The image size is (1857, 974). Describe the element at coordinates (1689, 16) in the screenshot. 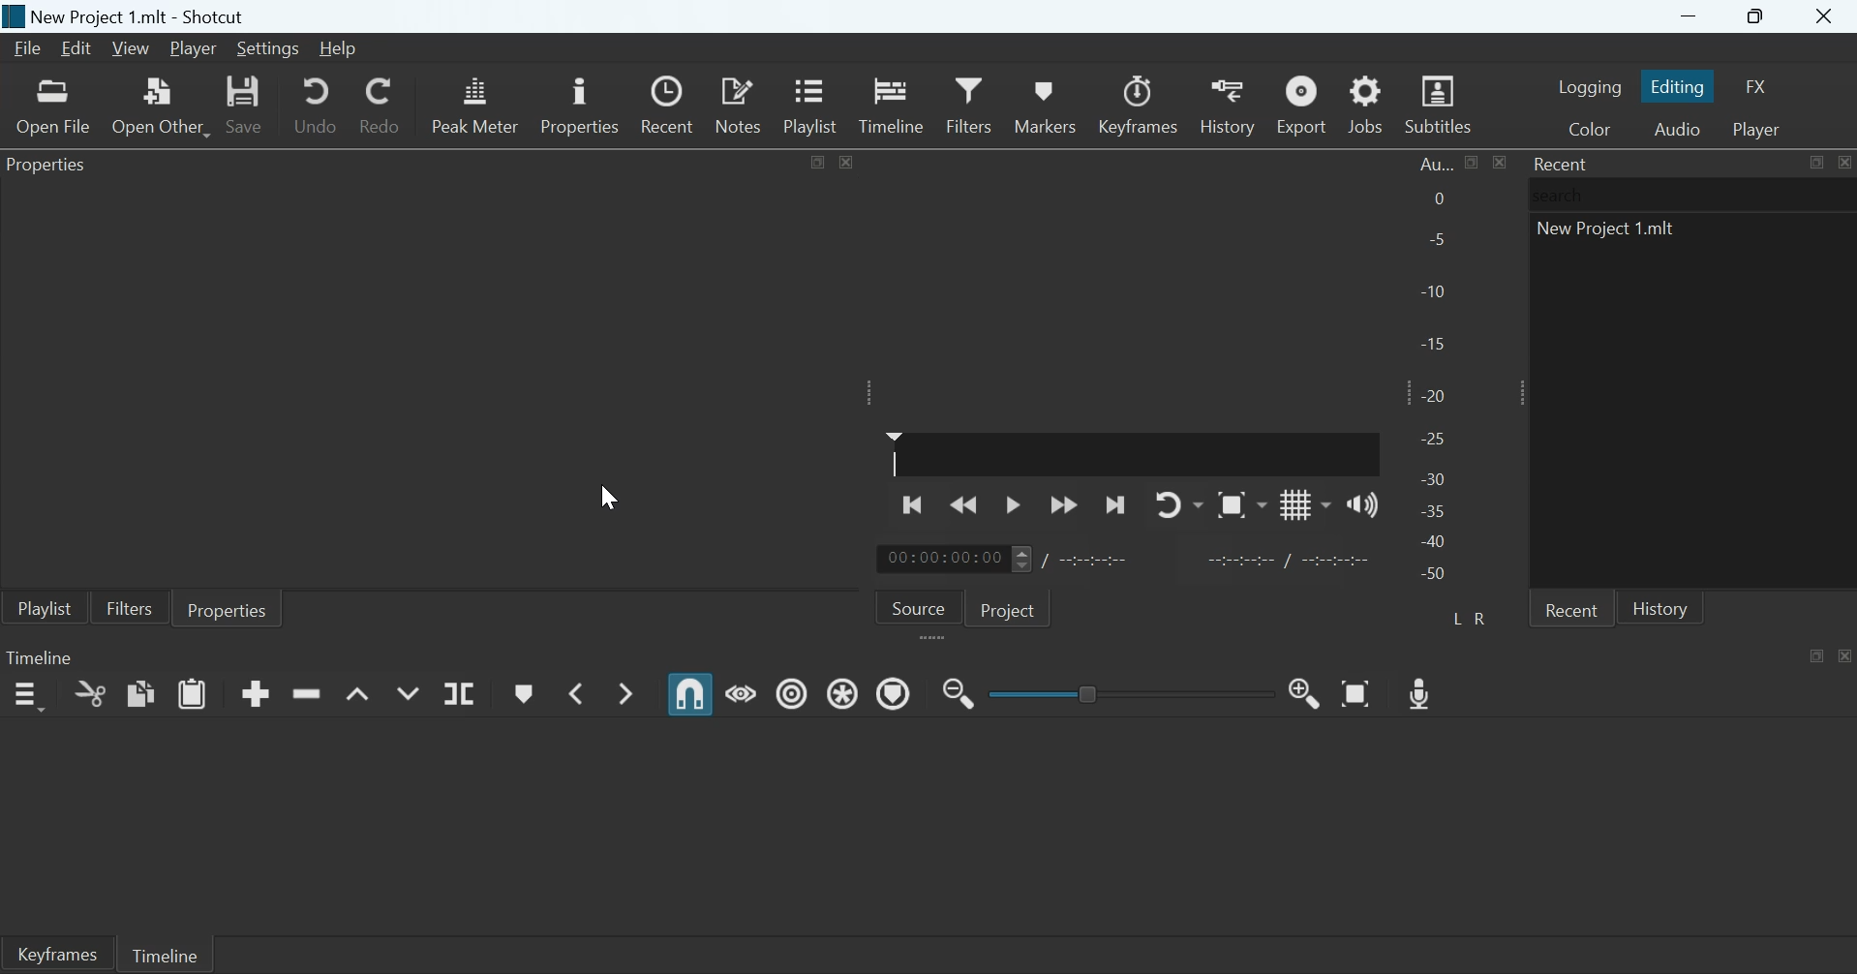

I see `Minimize` at that location.